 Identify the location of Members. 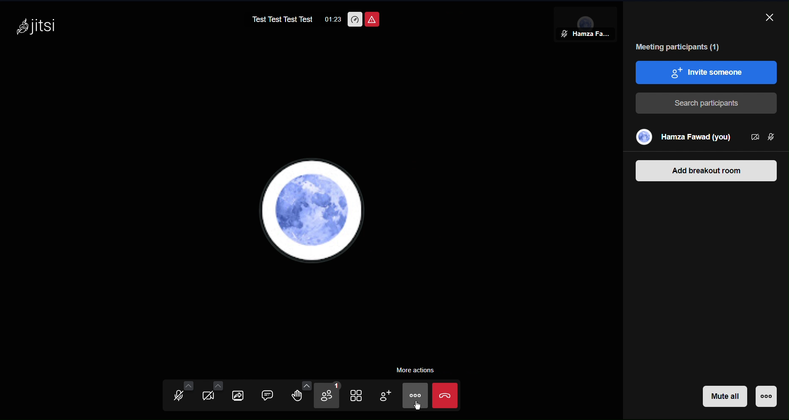
(704, 136).